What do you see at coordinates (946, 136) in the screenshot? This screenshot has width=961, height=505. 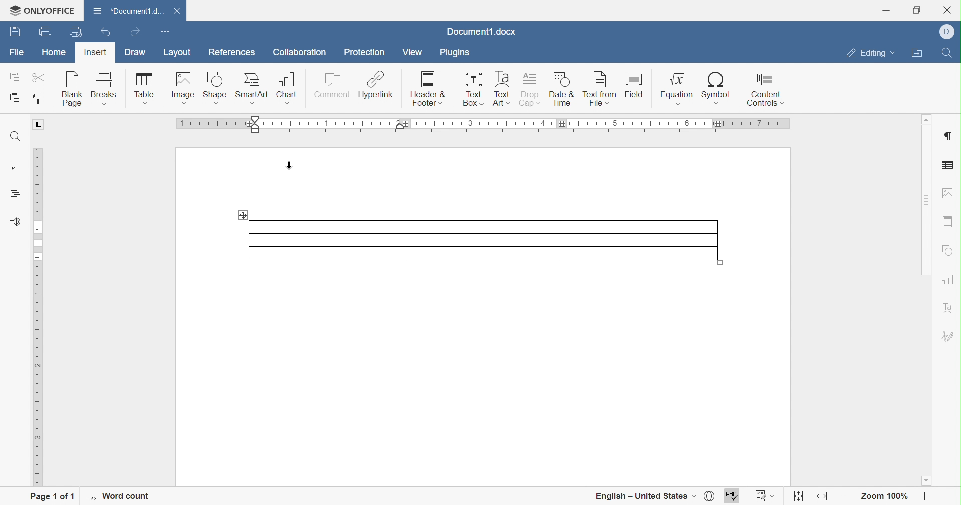 I see `Insert paragraph` at bounding box center [946, 136].